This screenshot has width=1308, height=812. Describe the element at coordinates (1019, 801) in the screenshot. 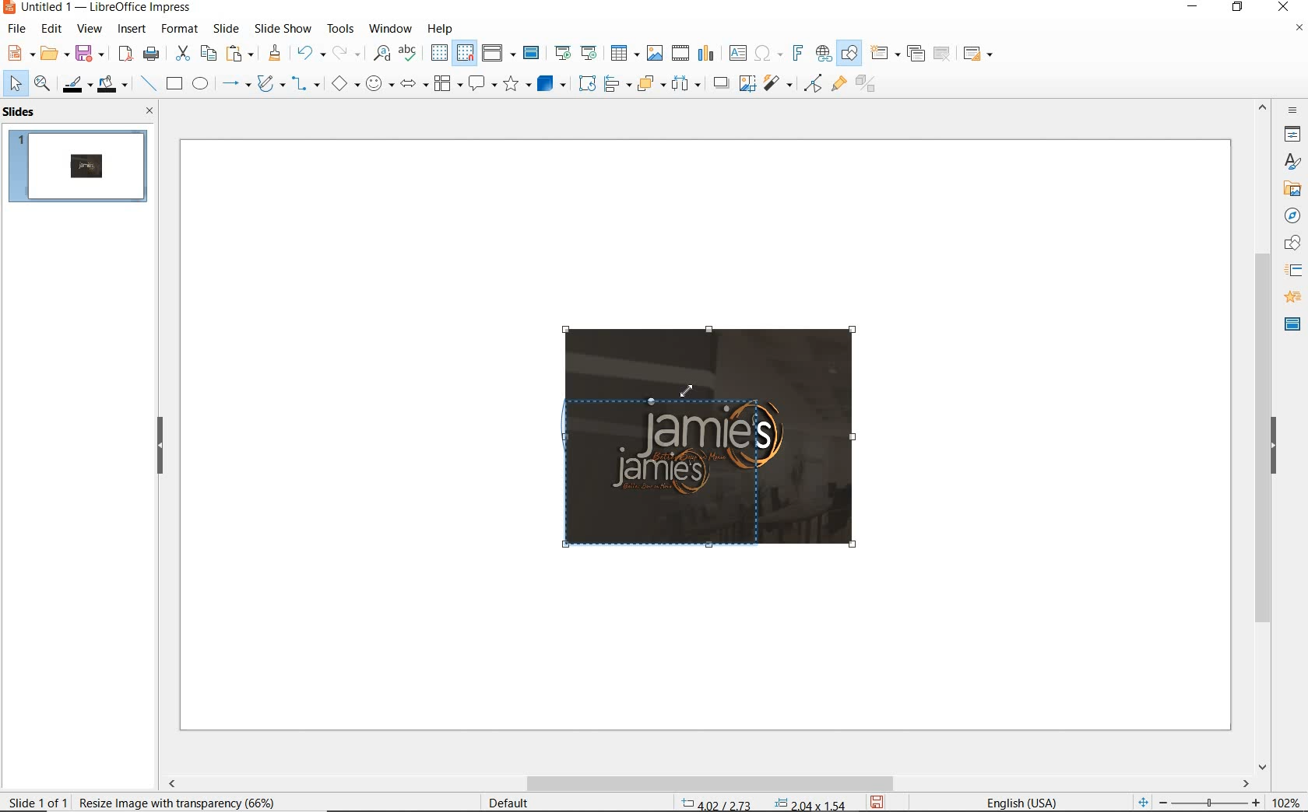

I see `Text language` at that location.